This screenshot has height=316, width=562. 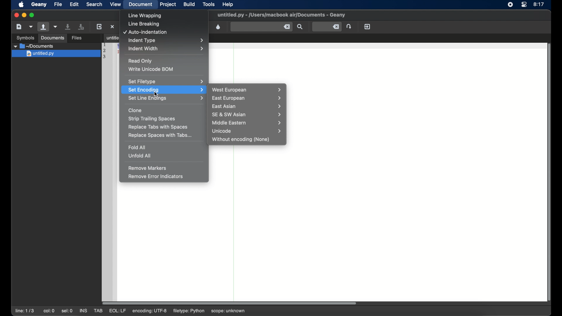 What do you see at coordinates (167, 40) in the screenshot?
I see `indent type menu` at bounding box center [167, 40].